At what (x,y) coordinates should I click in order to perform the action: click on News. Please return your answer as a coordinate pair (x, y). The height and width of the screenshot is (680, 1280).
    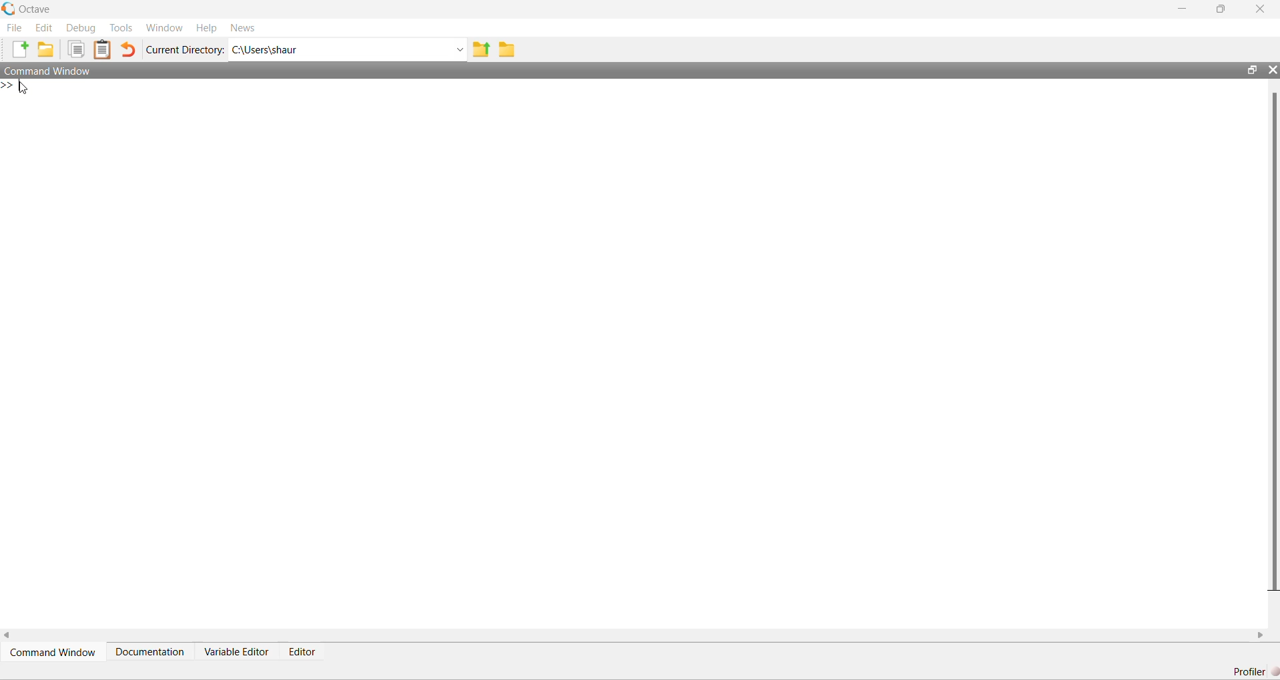
    Looking at the image, I should click on (243, 28).